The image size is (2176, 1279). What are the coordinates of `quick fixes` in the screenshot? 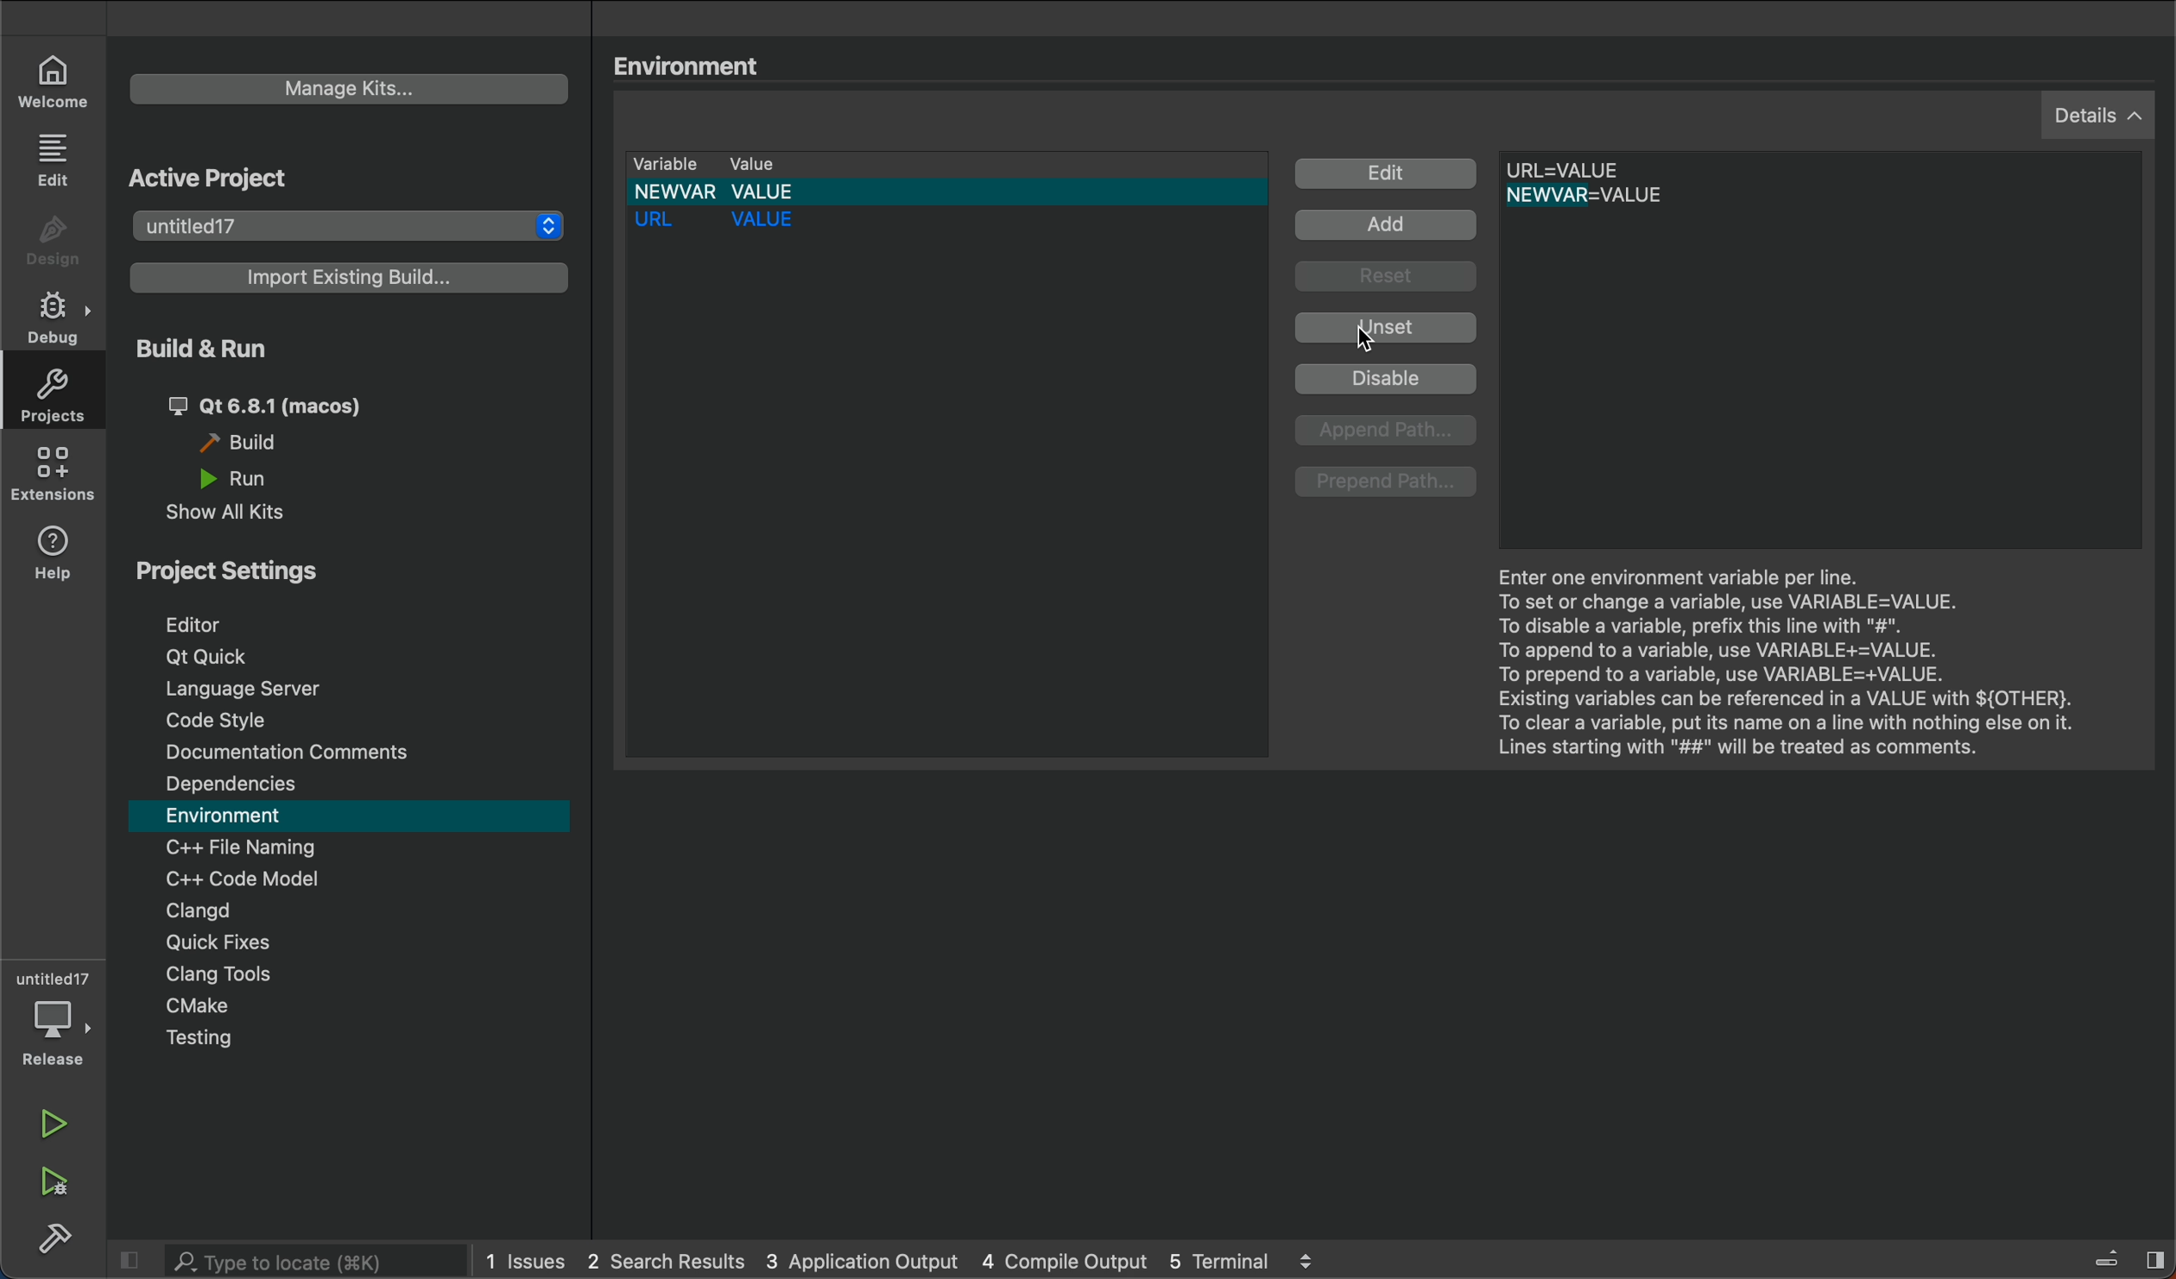 It's located at (215, 942).